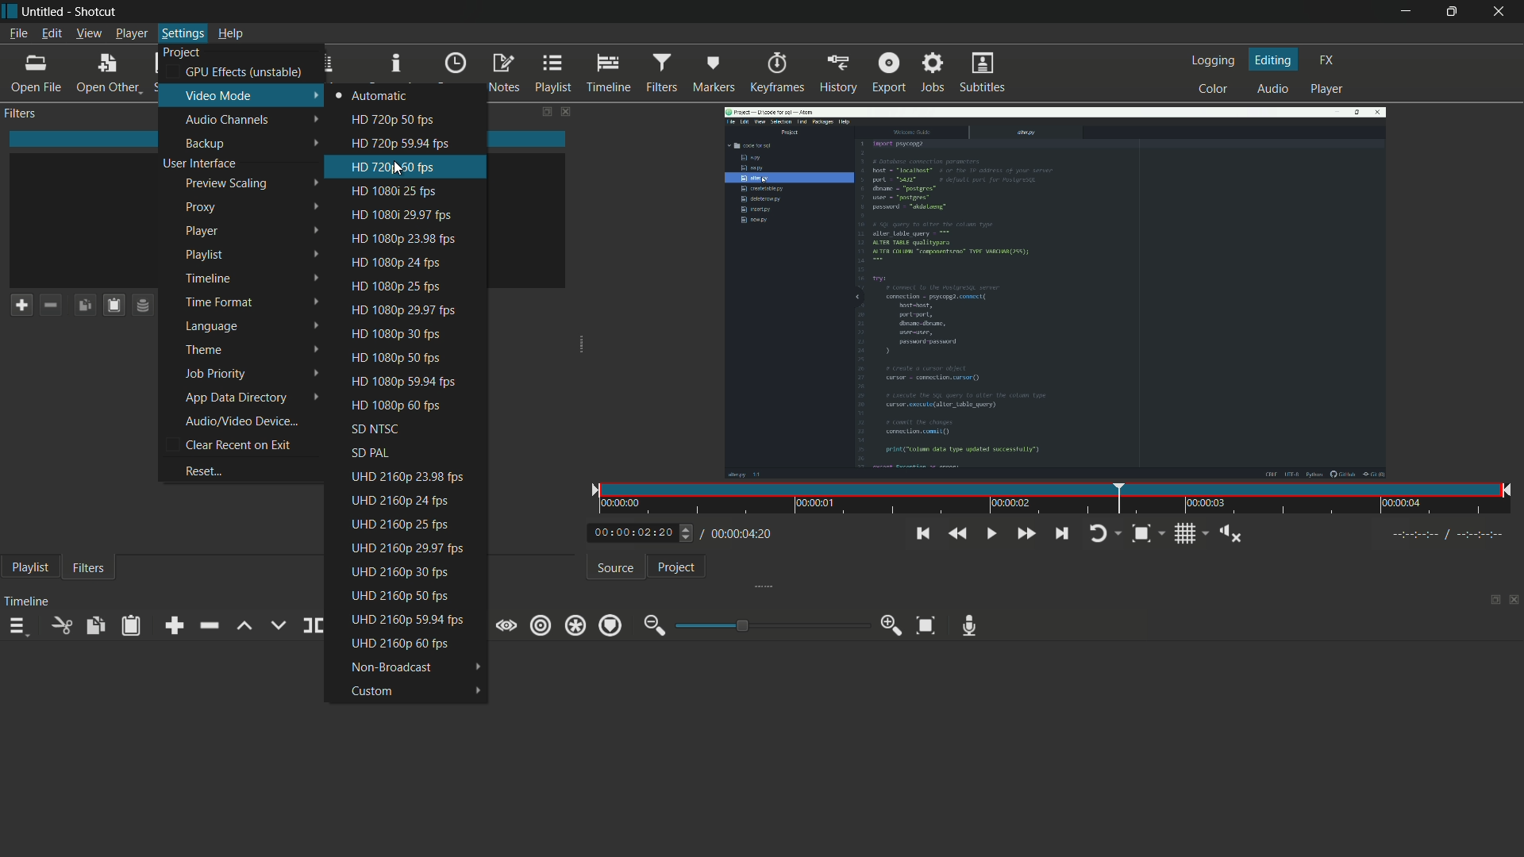 This screenshot has height=857, width=1524. What do you see at coordinates (1233, 533) in the screenshot?
I see `show volume control` at bounding box center [1233, 533].